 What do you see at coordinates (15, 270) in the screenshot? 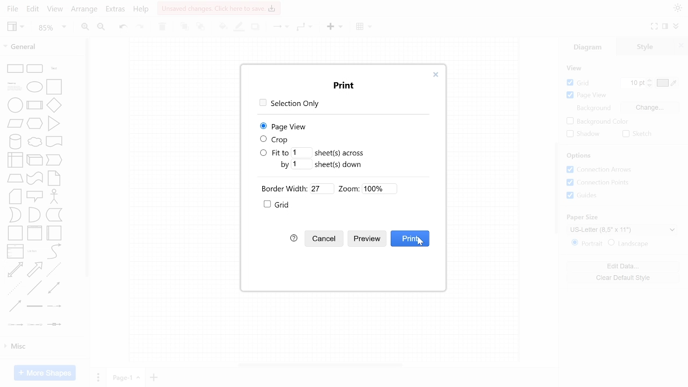
I see `Bidirectional arrow` at bounding box center [15, 270].